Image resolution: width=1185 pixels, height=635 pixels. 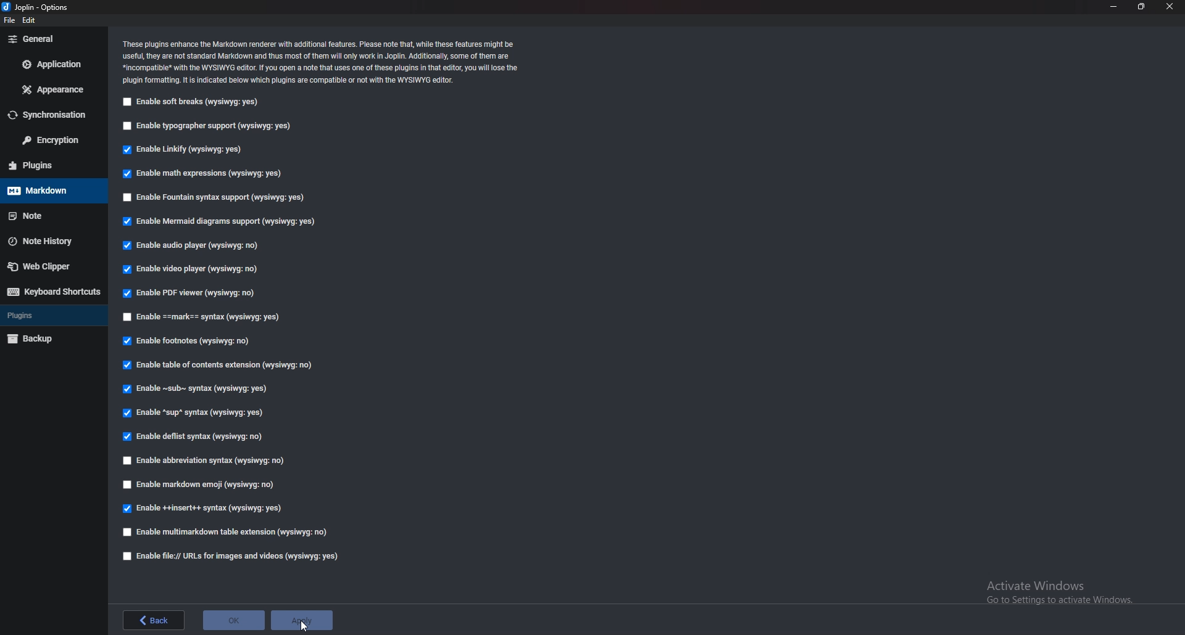 What do you see at coordinates (225, 532) in the screenshot?
I see `enable multimarkdown table` at bounding box center [225, 532].